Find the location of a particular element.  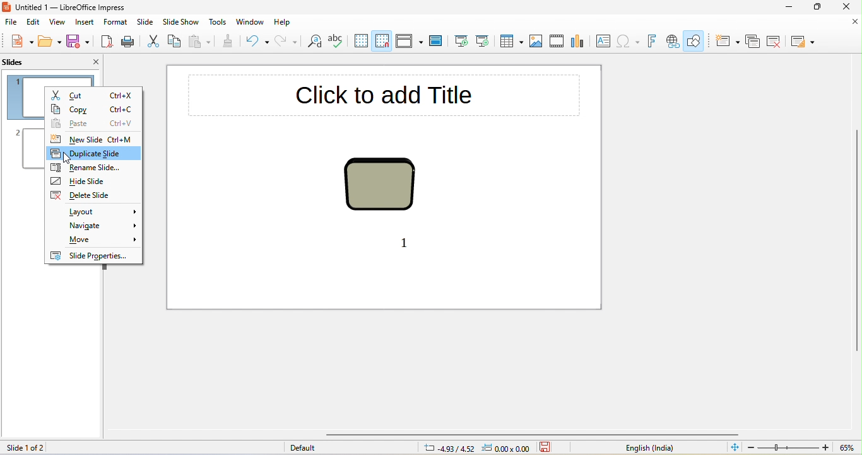

horizontal scroll bar is located at coordinates (533, 435).